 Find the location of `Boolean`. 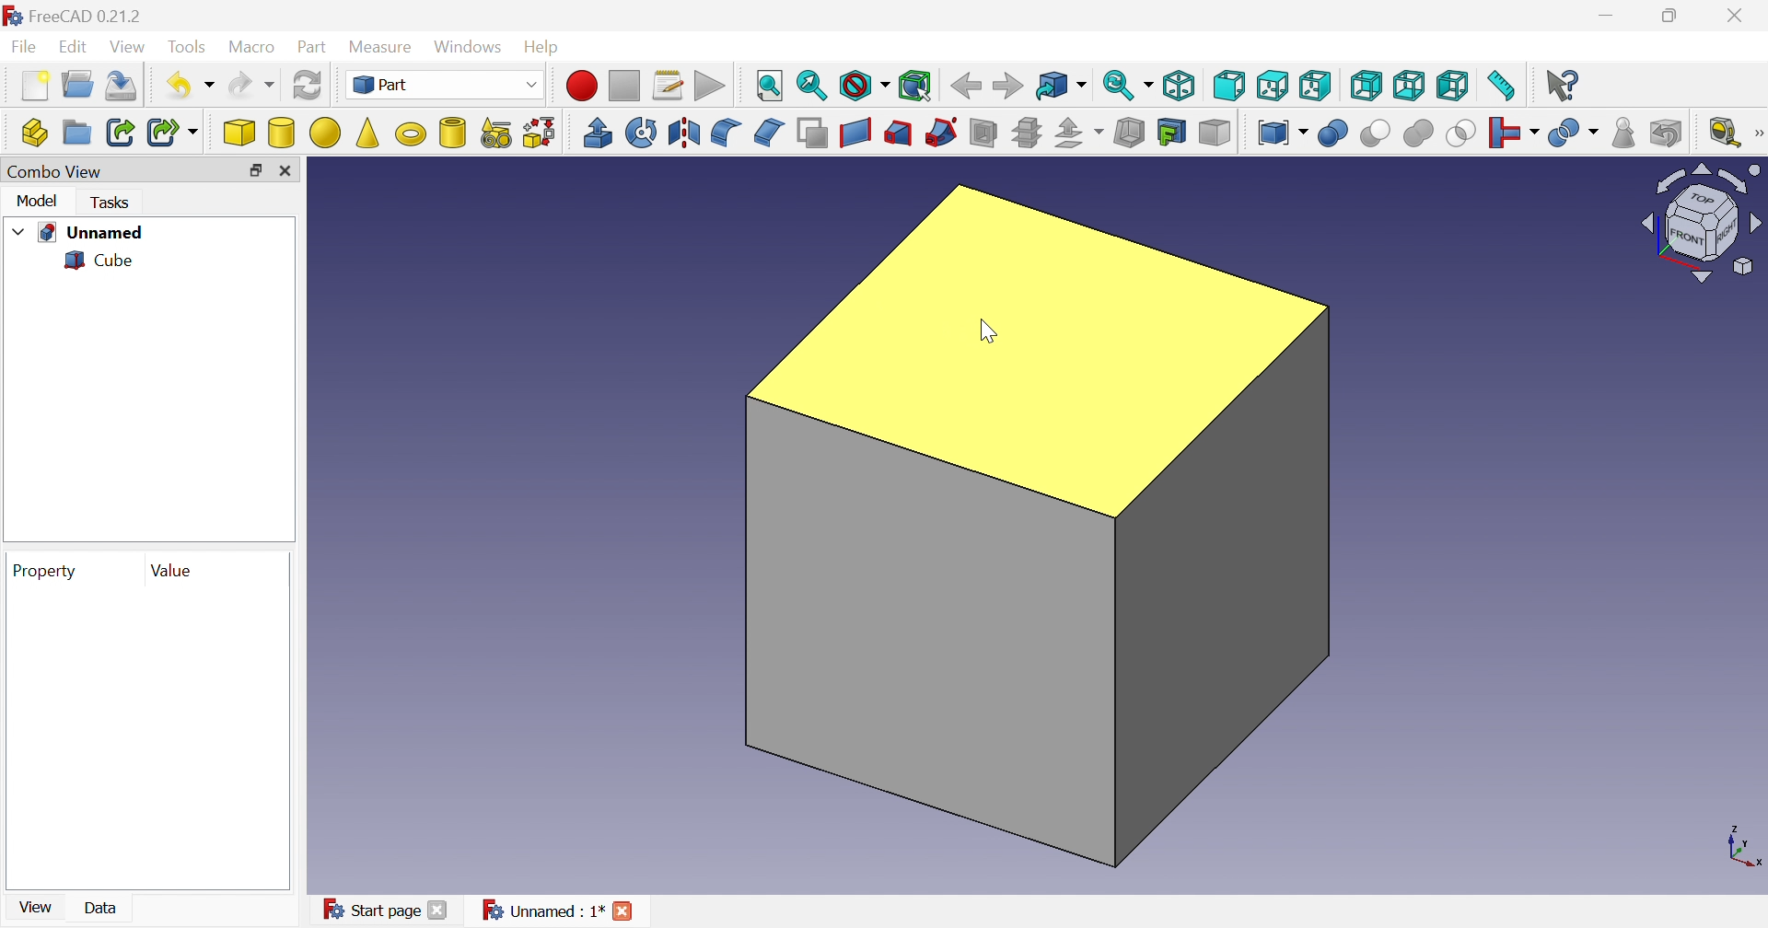

Boolean is located at coordinates (1334, 133).